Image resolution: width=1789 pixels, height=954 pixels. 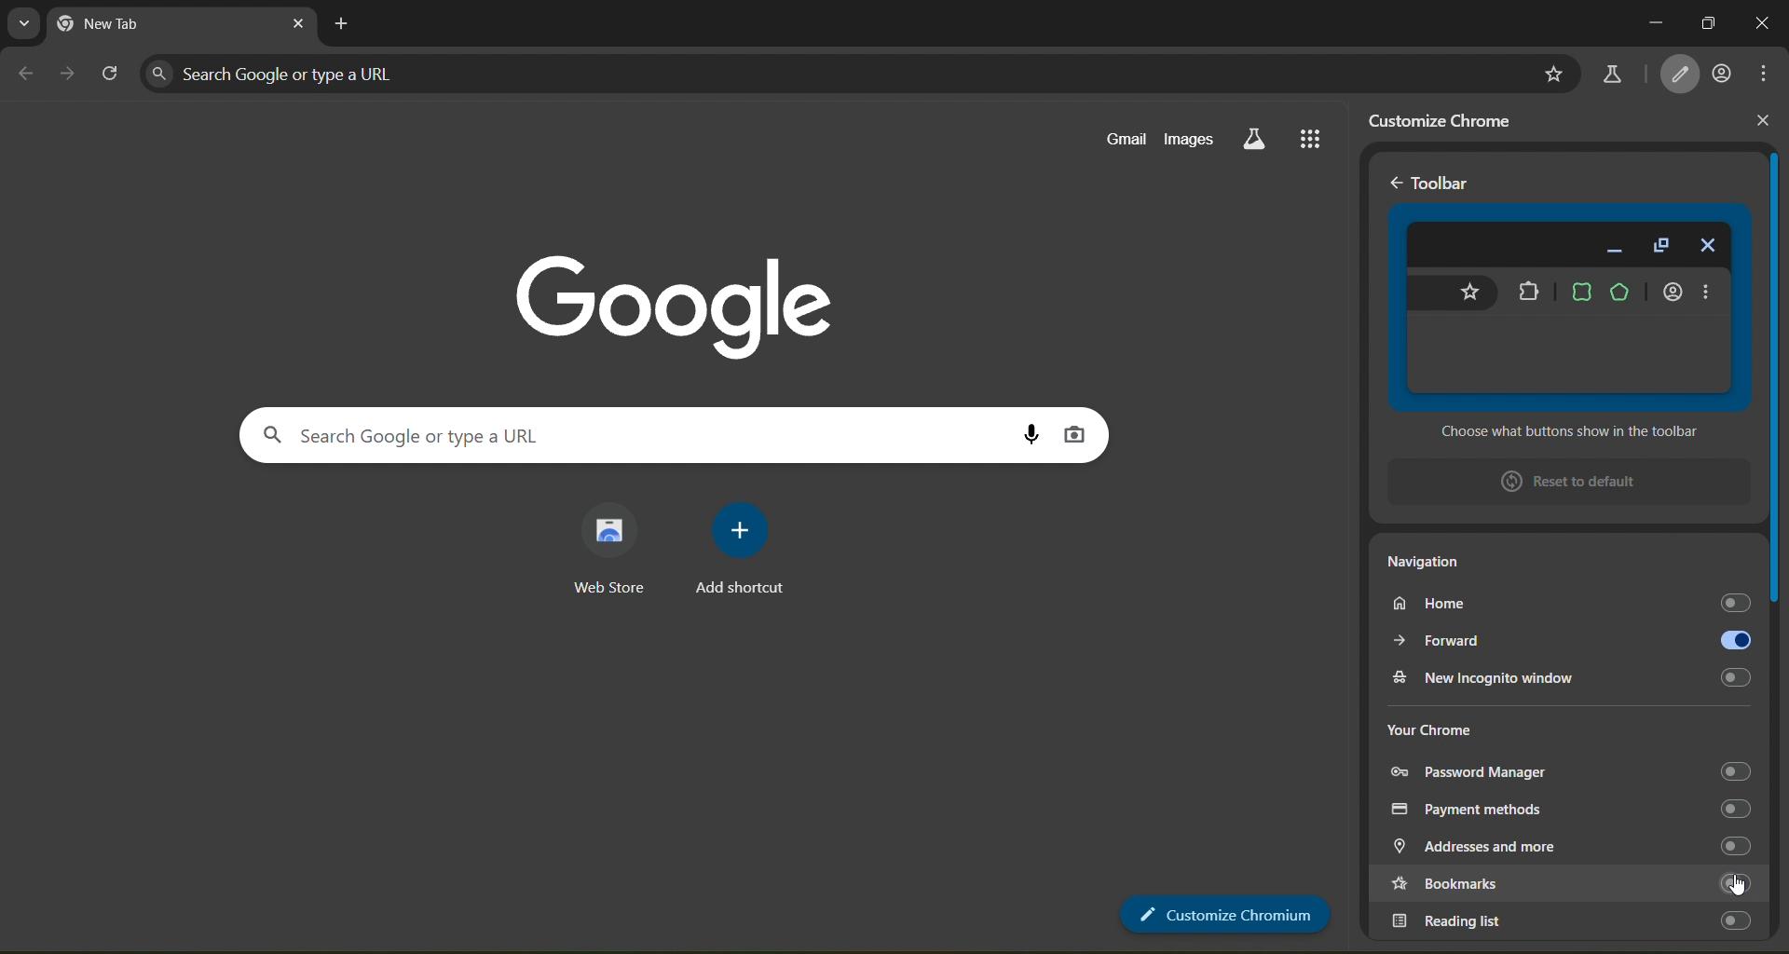 What do you see at coordinates (345, 25) in the screenshot?
I see `new tab` at bounding box center [345, 25].